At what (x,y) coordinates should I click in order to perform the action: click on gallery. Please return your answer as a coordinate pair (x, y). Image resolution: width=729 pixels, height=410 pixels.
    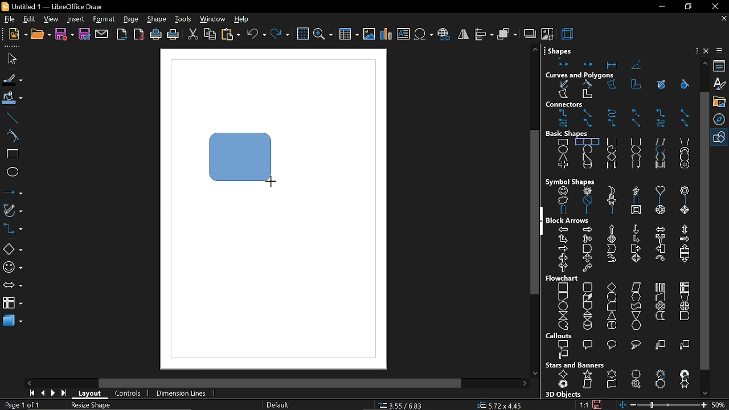
    Looking at the image, I should click on (721, 102).